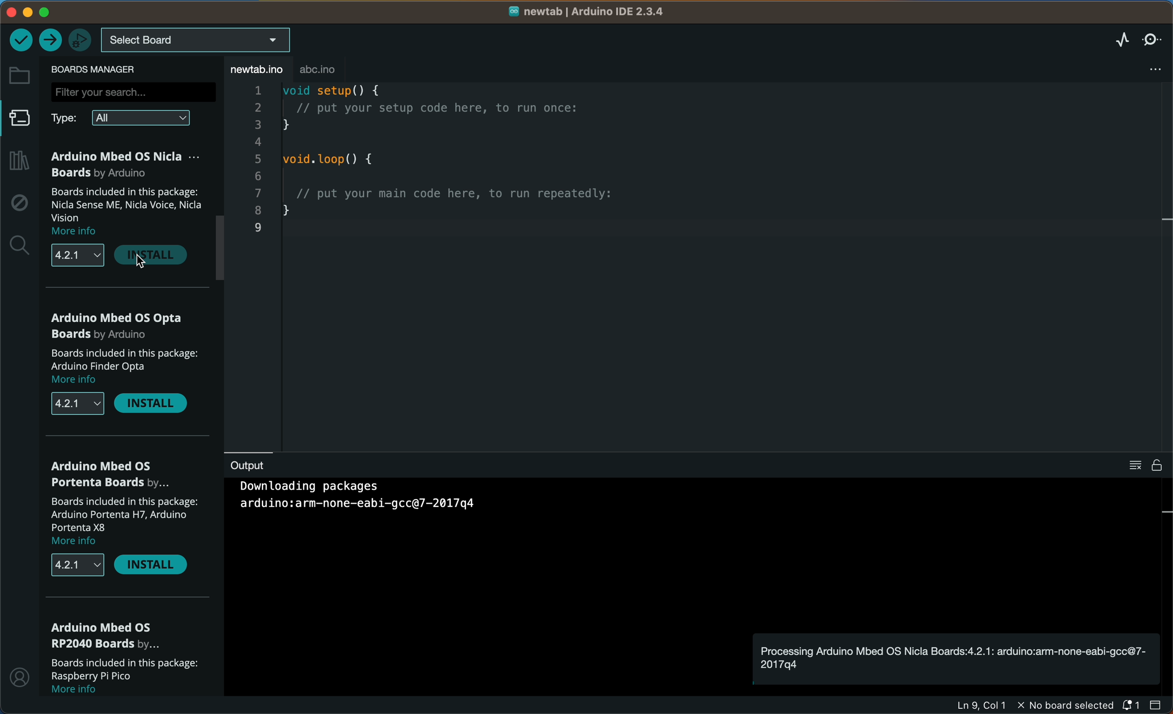  What do you see at coordinates (274, 465) in the screenshot?
I see `output` at bounding box center [274, 465].